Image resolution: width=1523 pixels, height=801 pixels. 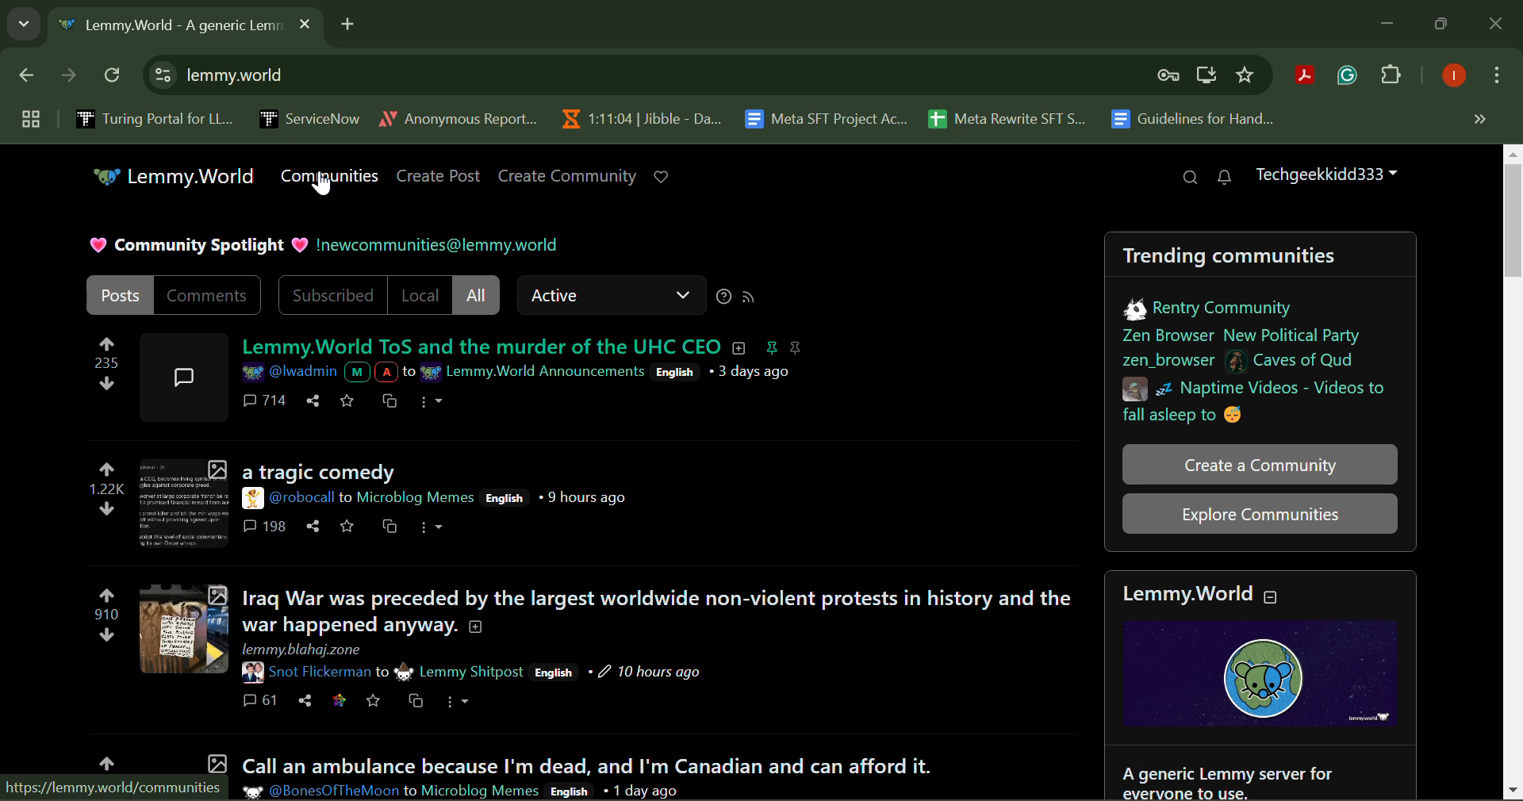 I want to click on UHC CEO Murder News, so click(x=524, y=347).